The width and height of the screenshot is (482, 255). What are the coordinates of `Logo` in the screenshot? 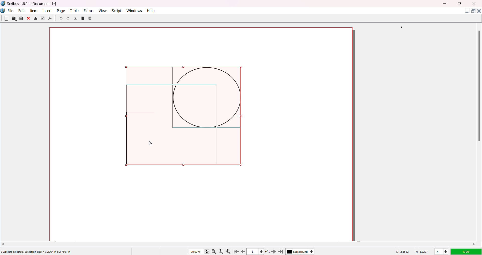 It's located at (4, 11).